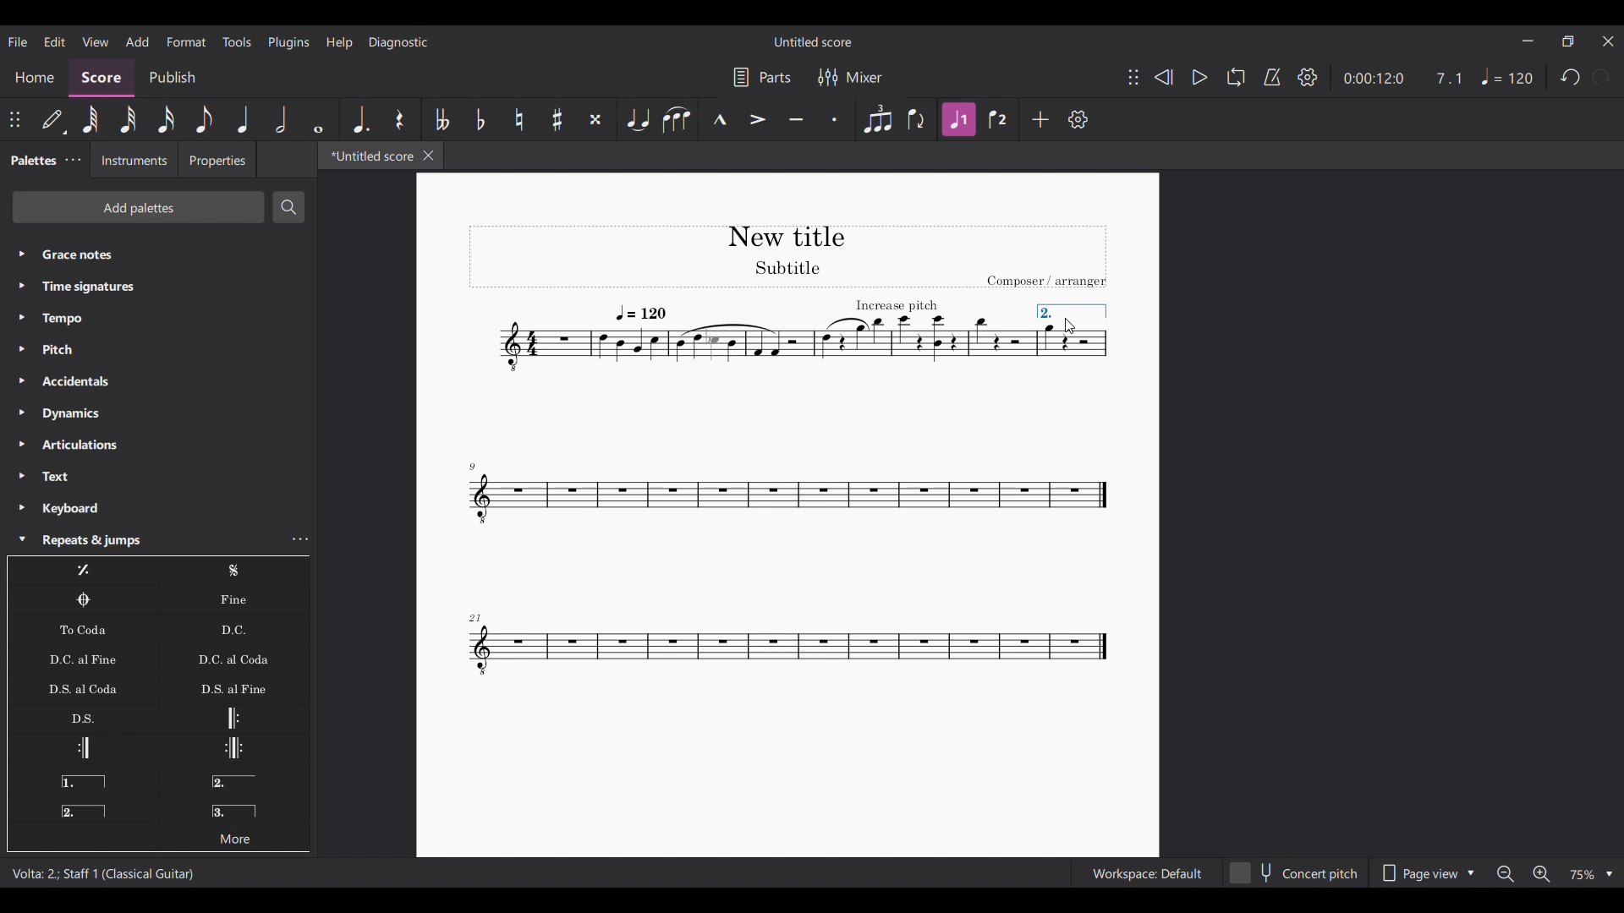 The image size is (1624, 913). Describe the element at coordinates (1506, 874) in the screenshot. I see `Zoom out` at that location.